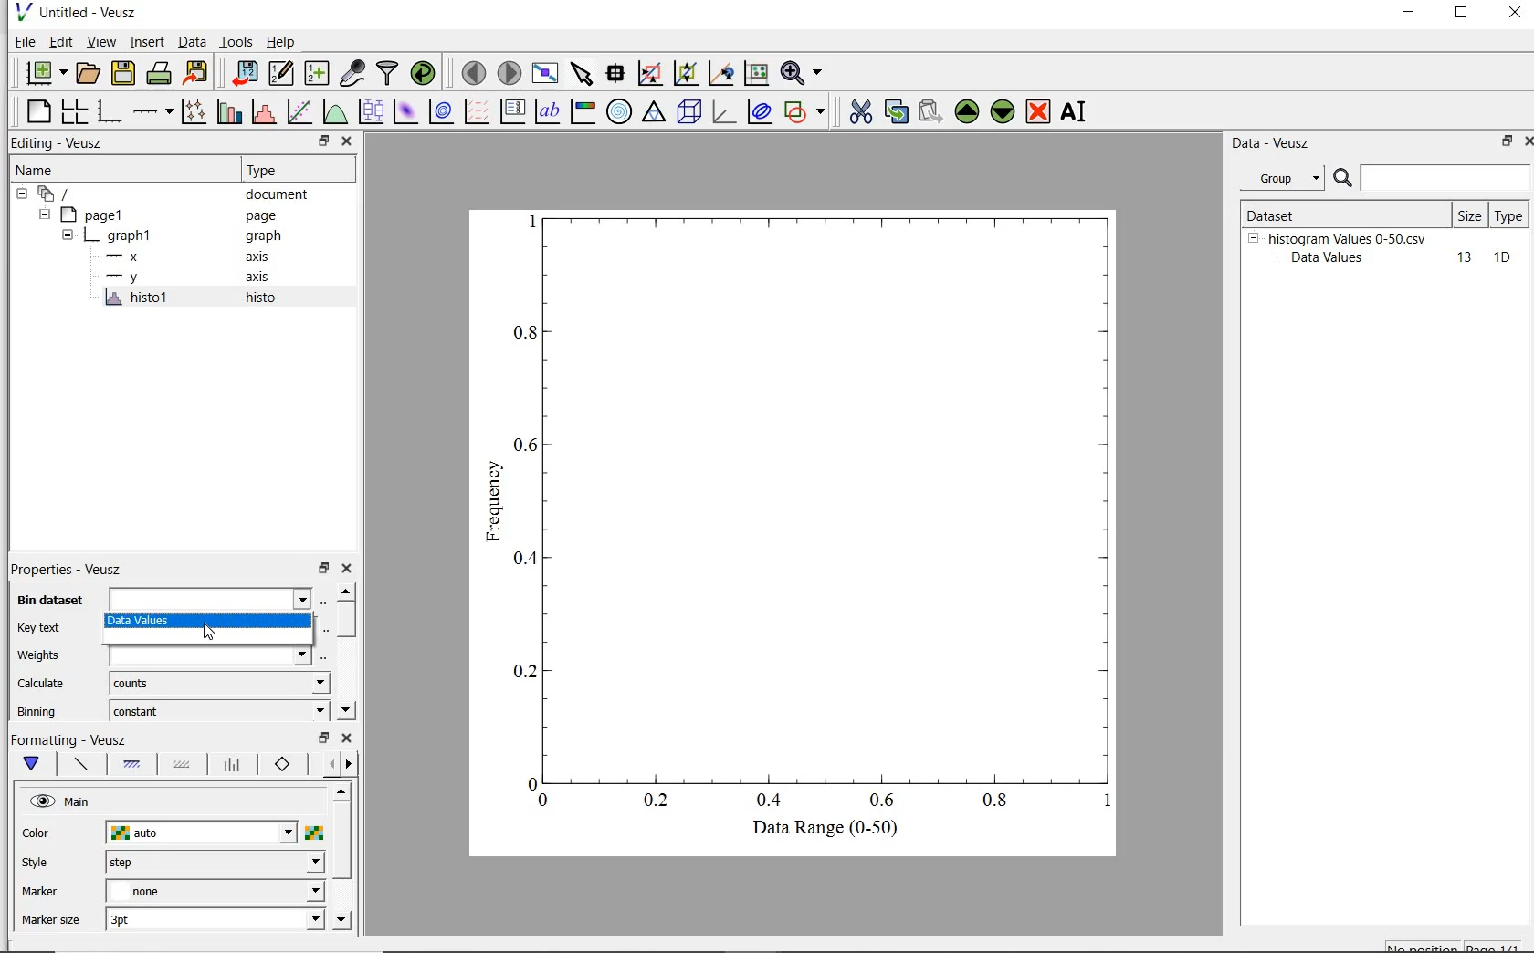 The width and height of the screenshot is (1534, 953). Describe the element at coordinates (720, 73) in the screenshot. I see `click to zoom out on graph axes` at that location.